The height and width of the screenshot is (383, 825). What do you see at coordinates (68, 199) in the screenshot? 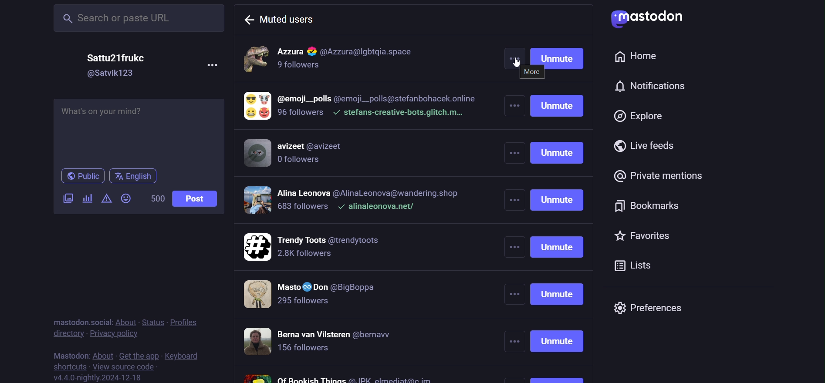
I see `video/image` at bounding box center [68, 199].